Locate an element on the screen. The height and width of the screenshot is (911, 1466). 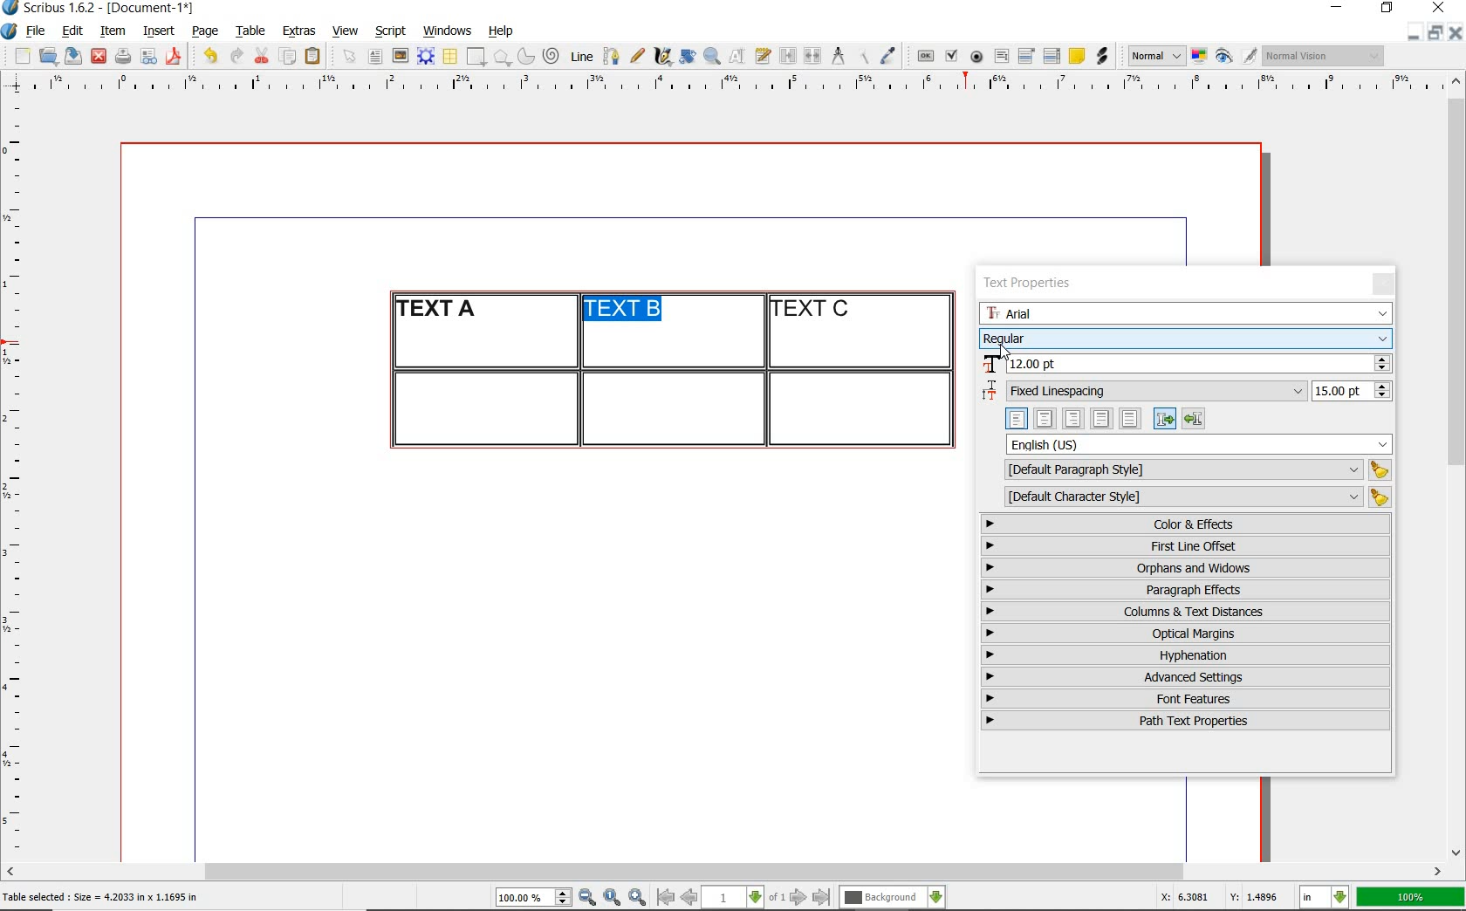
visual appearance of the display is located at coordinates (1325, 56).